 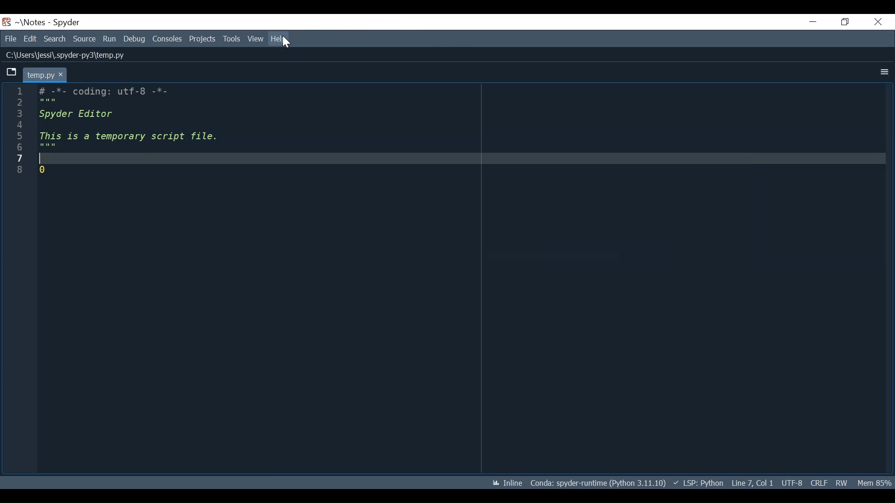 I want to click on Browse Tab, so click(x=12, y=72).